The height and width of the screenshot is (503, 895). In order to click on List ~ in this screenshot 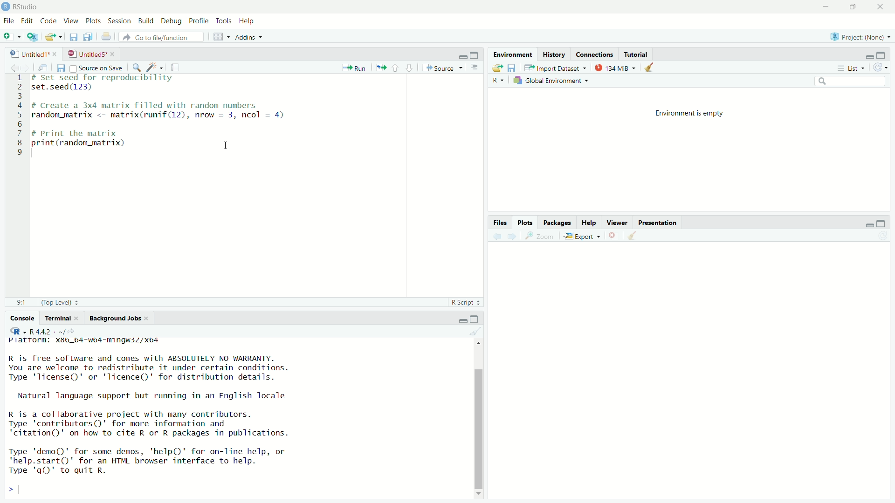, I will do `click(849, 68)`.